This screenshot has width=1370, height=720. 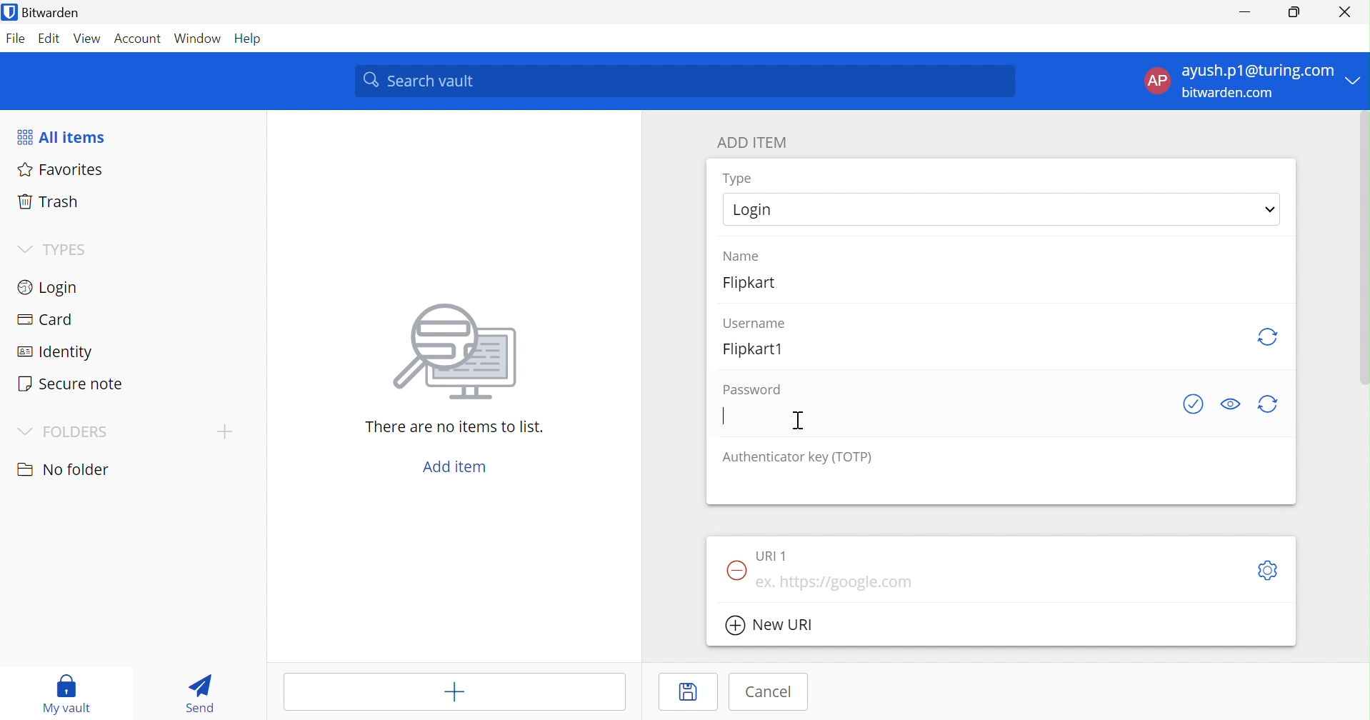 I want to click on Drop Down, so click(x=1356, y=79).